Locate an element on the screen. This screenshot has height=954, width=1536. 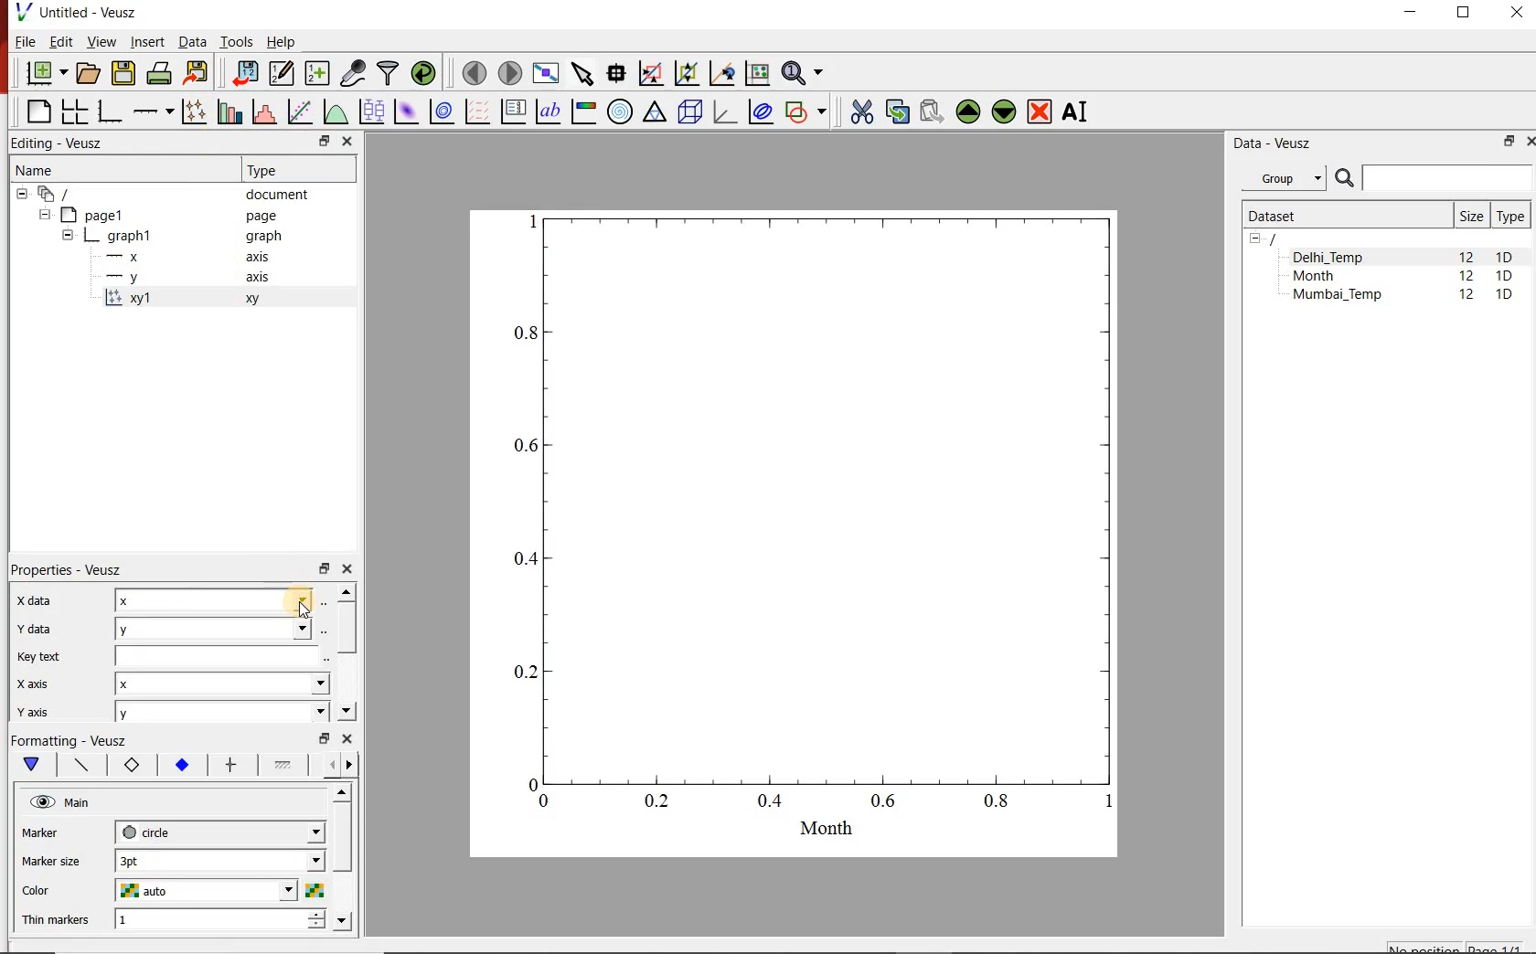
plot a 2d dataset as an image is located at coordinates (408, 111).